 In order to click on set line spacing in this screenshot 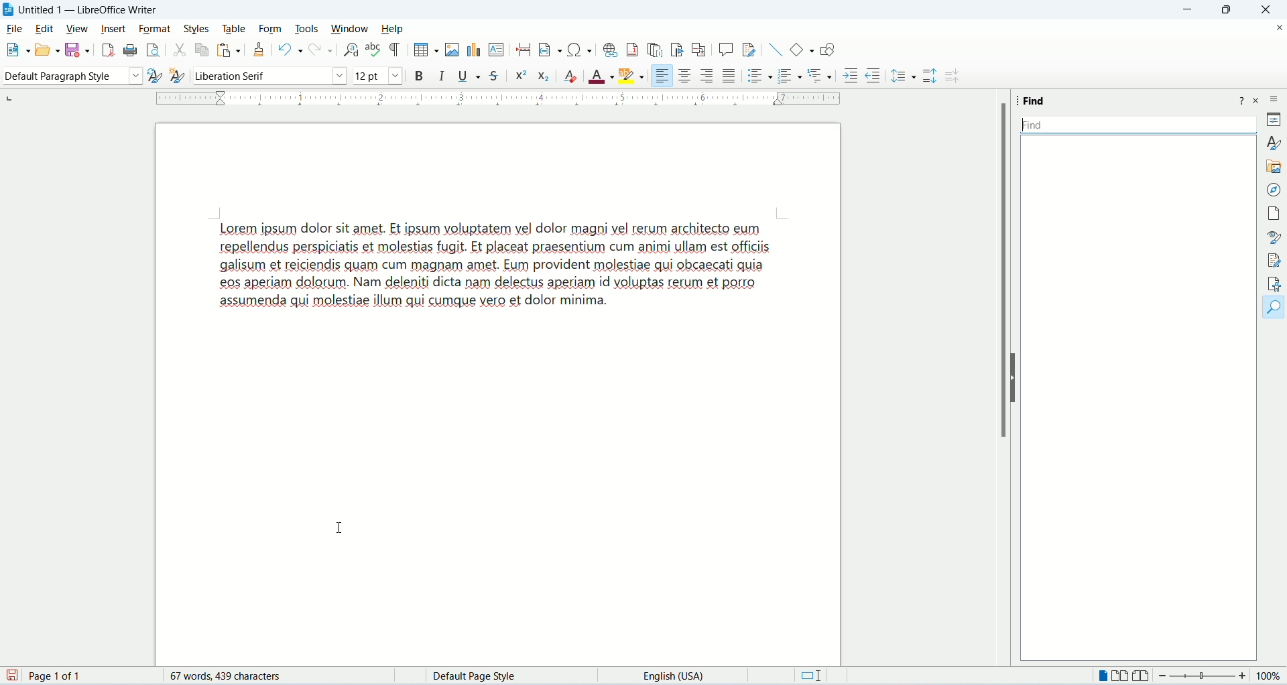, I will do `click(904, 75)`.